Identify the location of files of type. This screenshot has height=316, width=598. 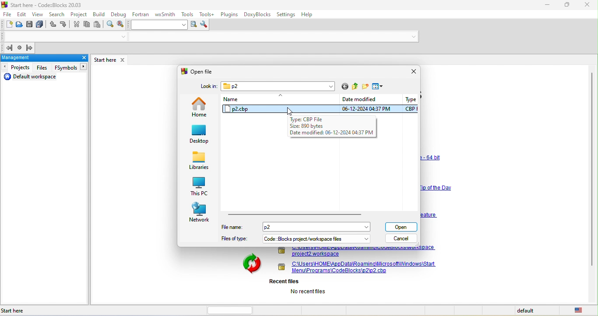
(282, 239).